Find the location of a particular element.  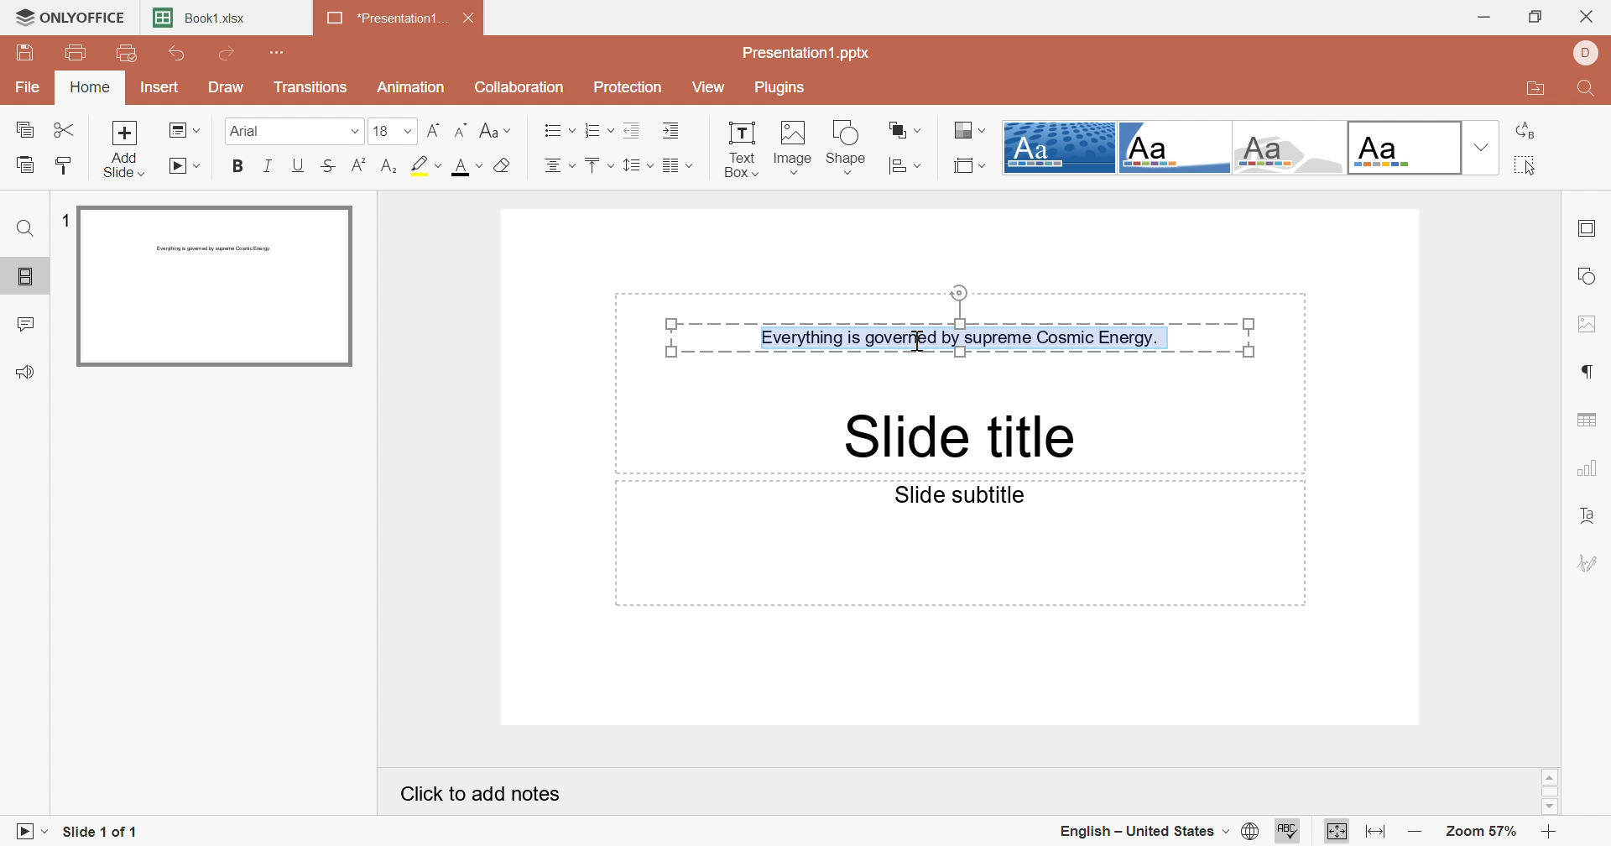

Copy is located at coordinates (23, 128).